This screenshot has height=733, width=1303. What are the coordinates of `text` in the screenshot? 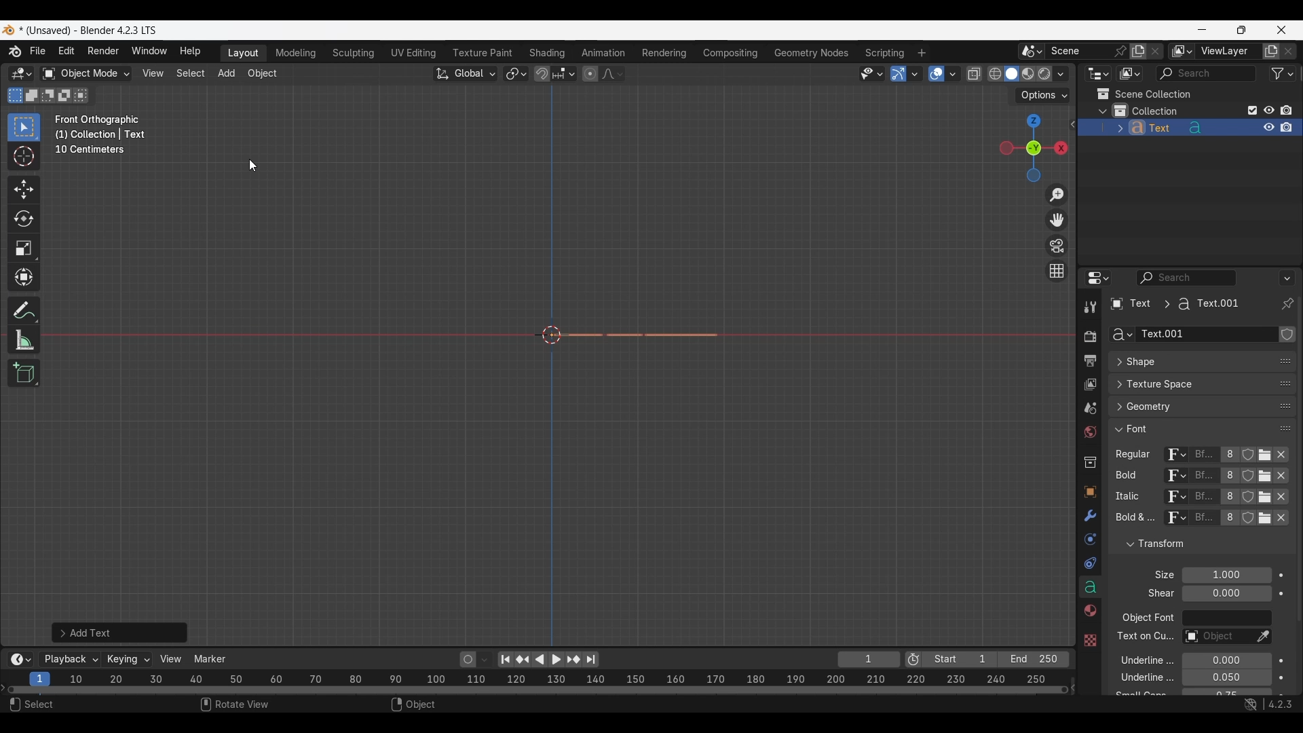 It's located at (1157, 594).